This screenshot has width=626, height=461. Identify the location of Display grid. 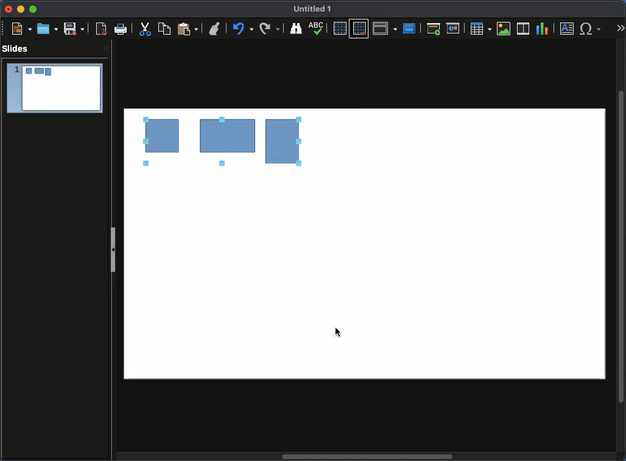
(339, 29).